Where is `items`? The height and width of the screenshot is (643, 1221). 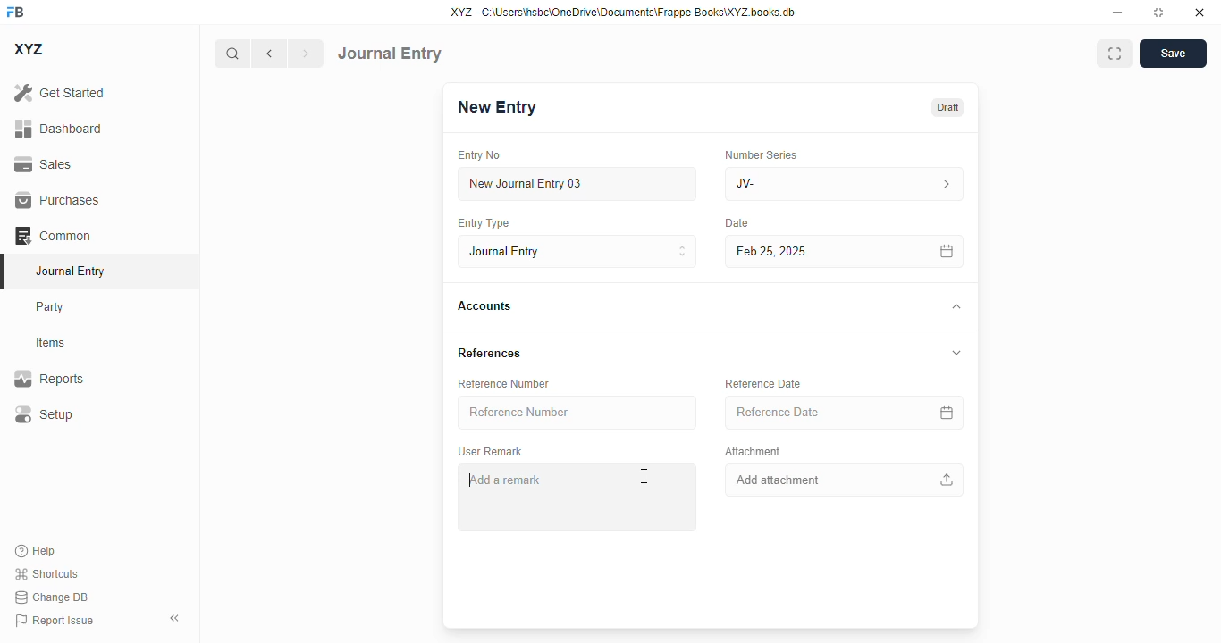
items is located at coordinates (51, 343).